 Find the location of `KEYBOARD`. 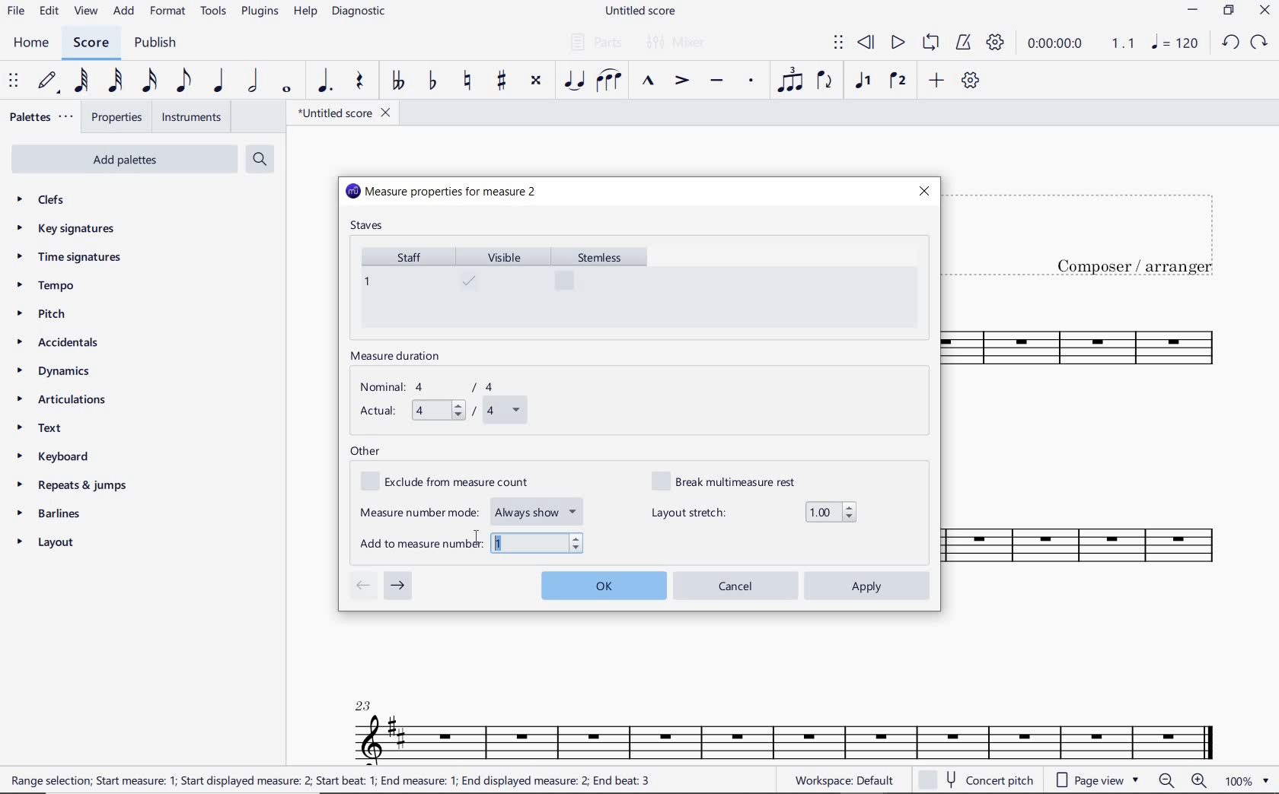

KEYBOARD is located at coordinates (65, 458).